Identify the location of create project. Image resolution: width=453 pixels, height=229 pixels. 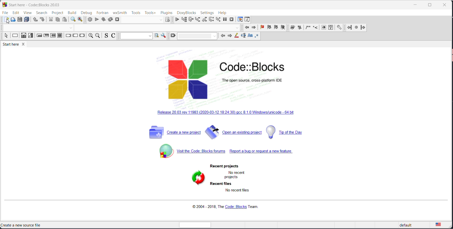
(175, 131).